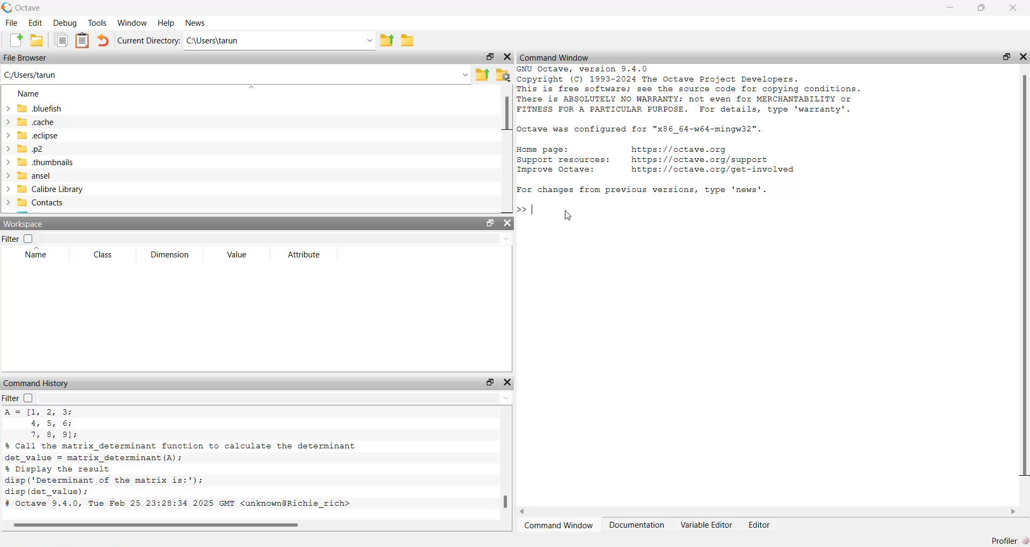 This screenshot has width=1030, height=547. What do you see at coordinates (532, 208) in the screenshot?
I see `text cursor` at bounding box center [532, 208].